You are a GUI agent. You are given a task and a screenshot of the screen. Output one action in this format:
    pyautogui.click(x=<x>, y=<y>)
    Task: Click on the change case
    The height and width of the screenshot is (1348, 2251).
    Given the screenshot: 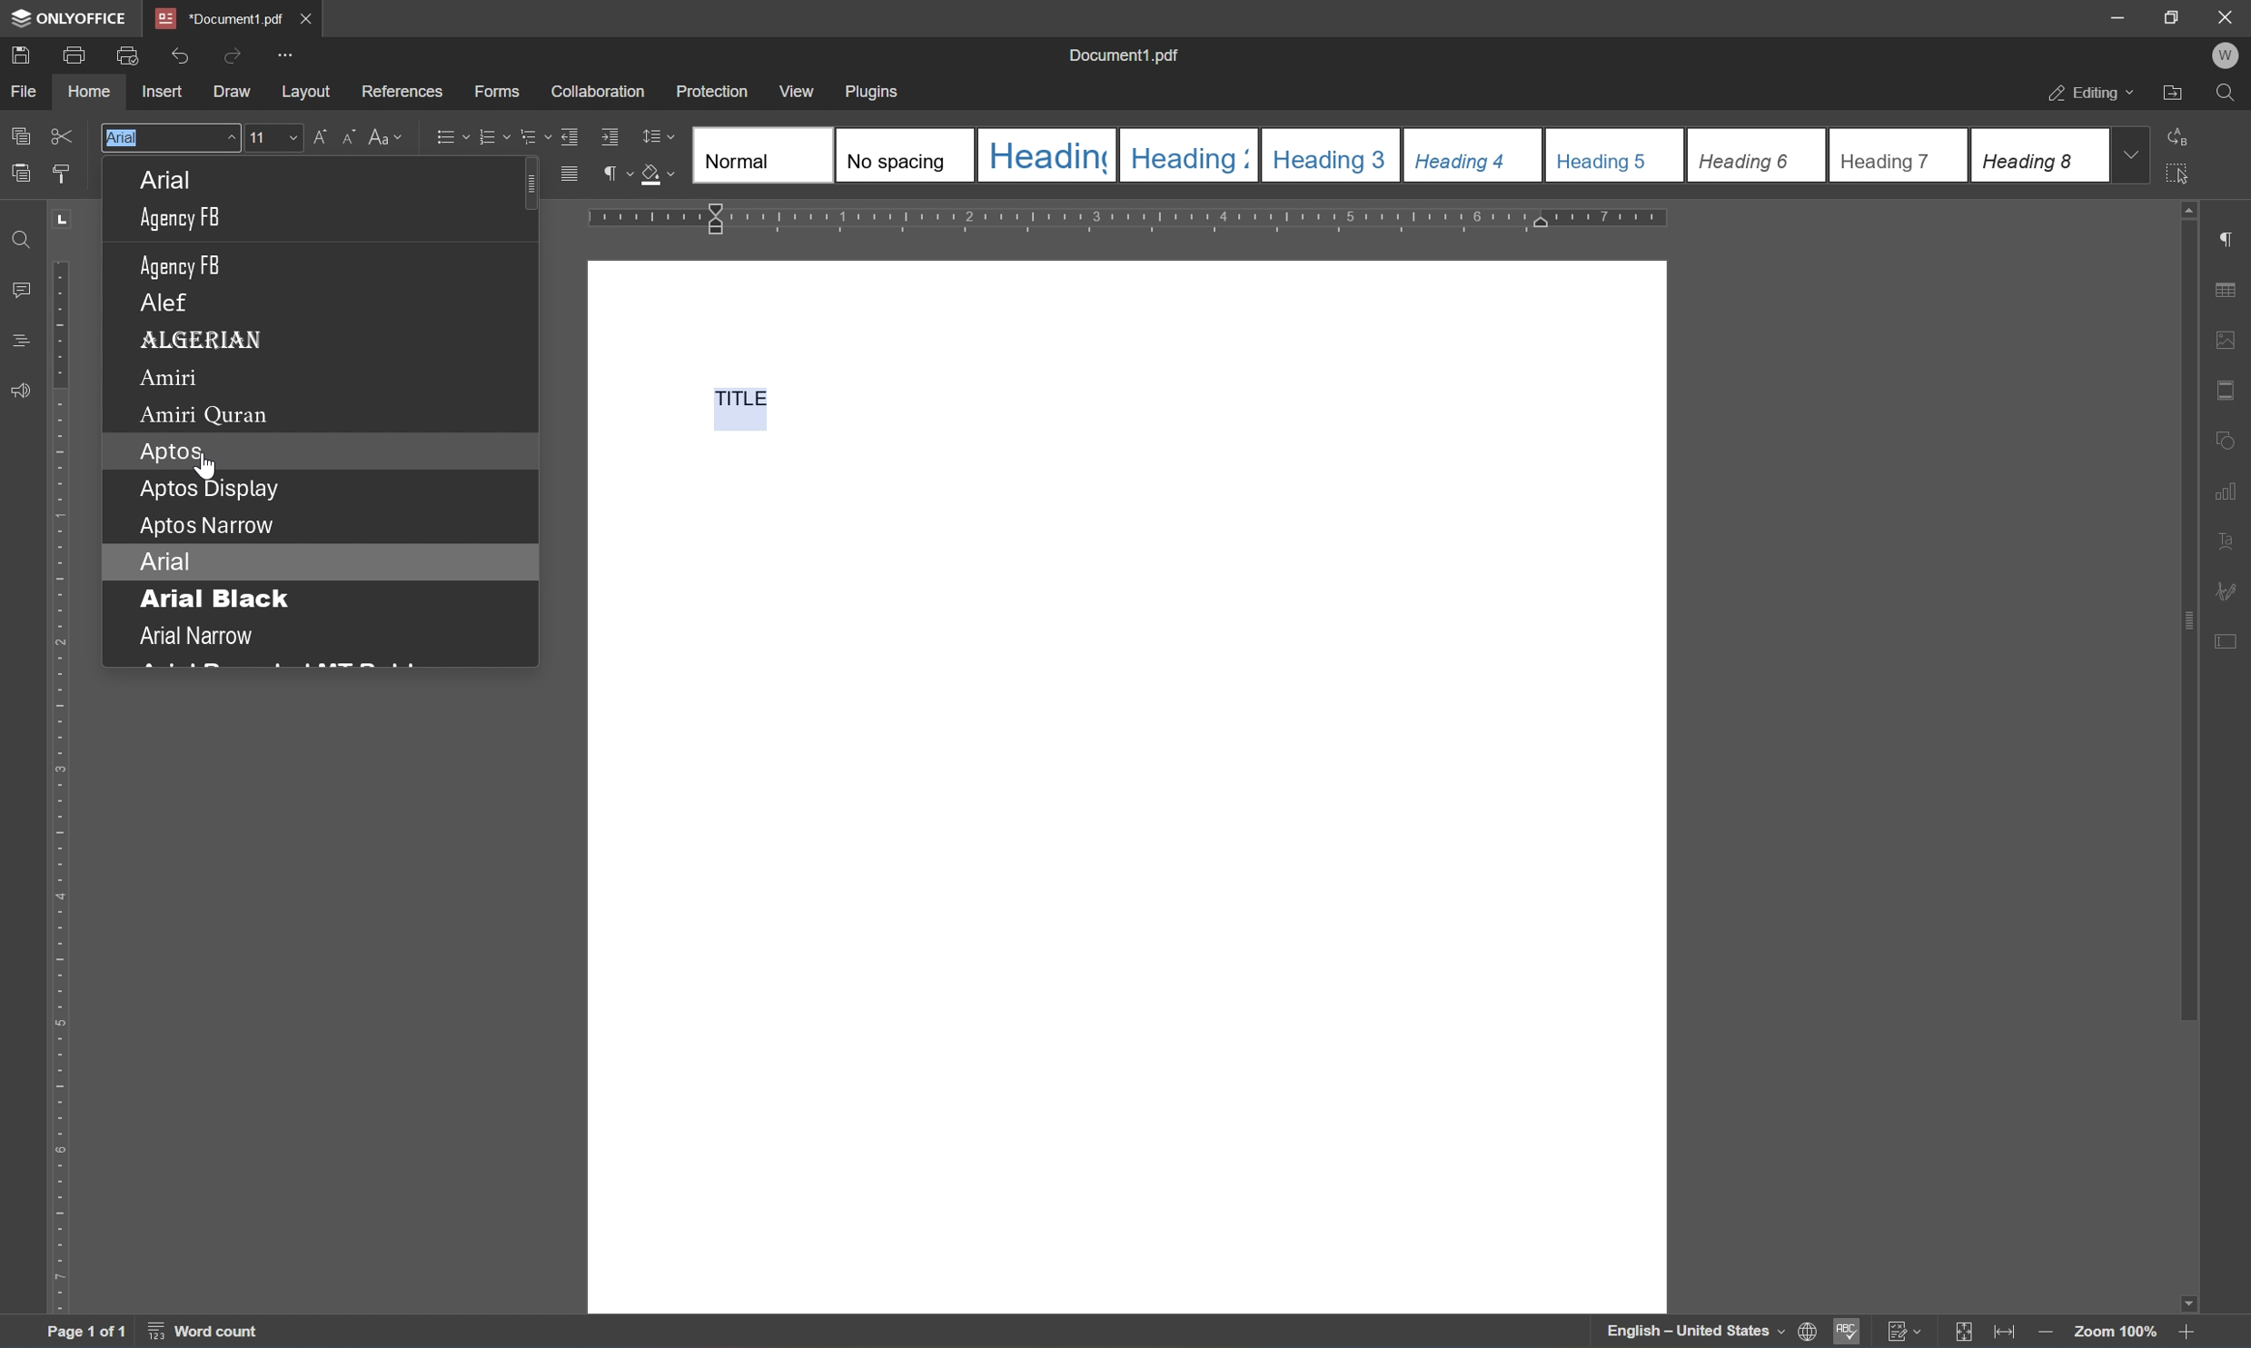 What is the action you would take?
    pyautogui.click(x=392, y=135)
    